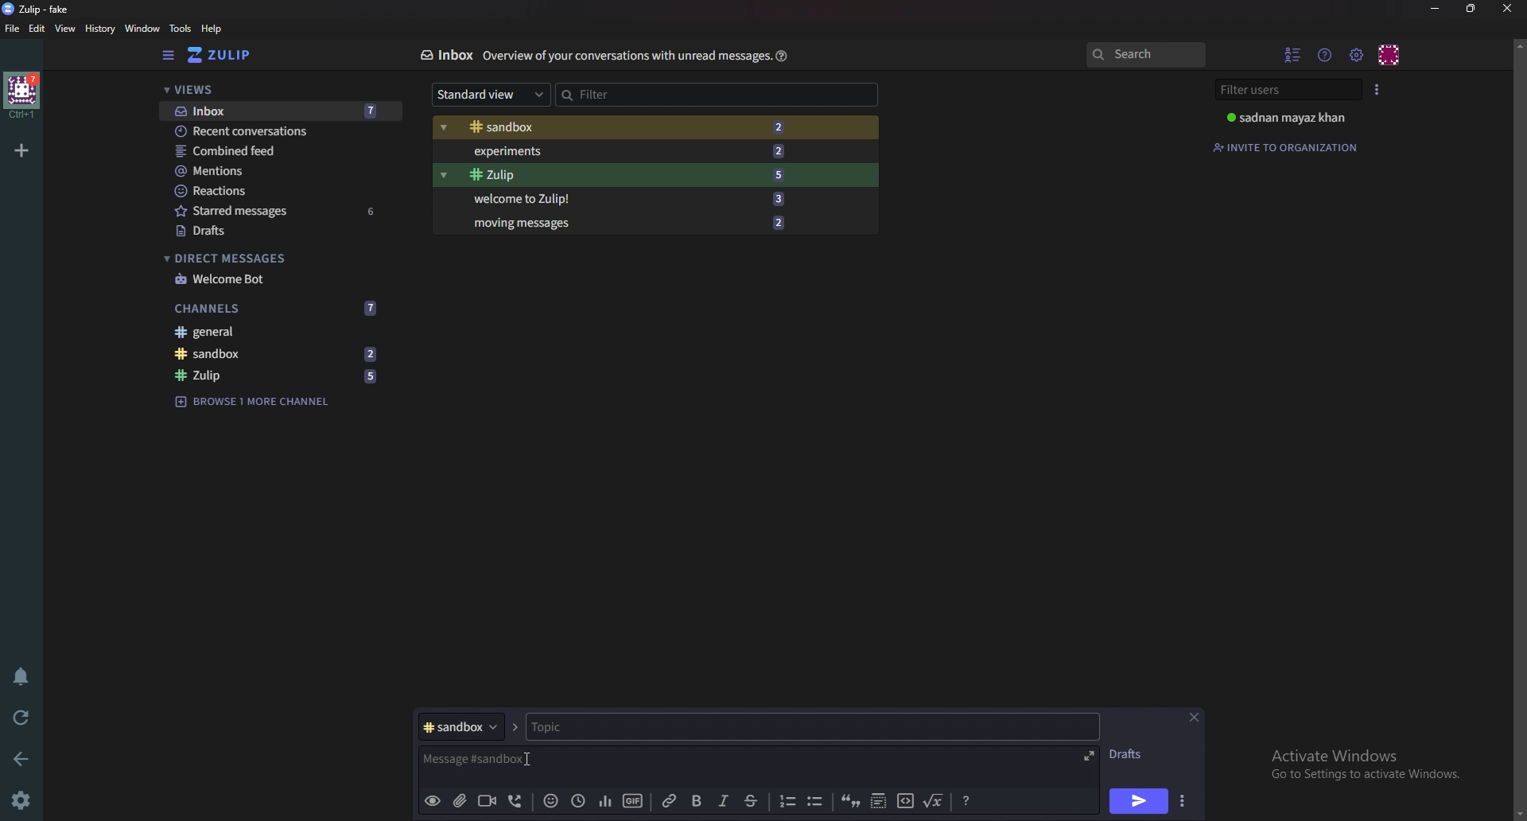  I want to click on Enable do not disturb, so click(19, 677).